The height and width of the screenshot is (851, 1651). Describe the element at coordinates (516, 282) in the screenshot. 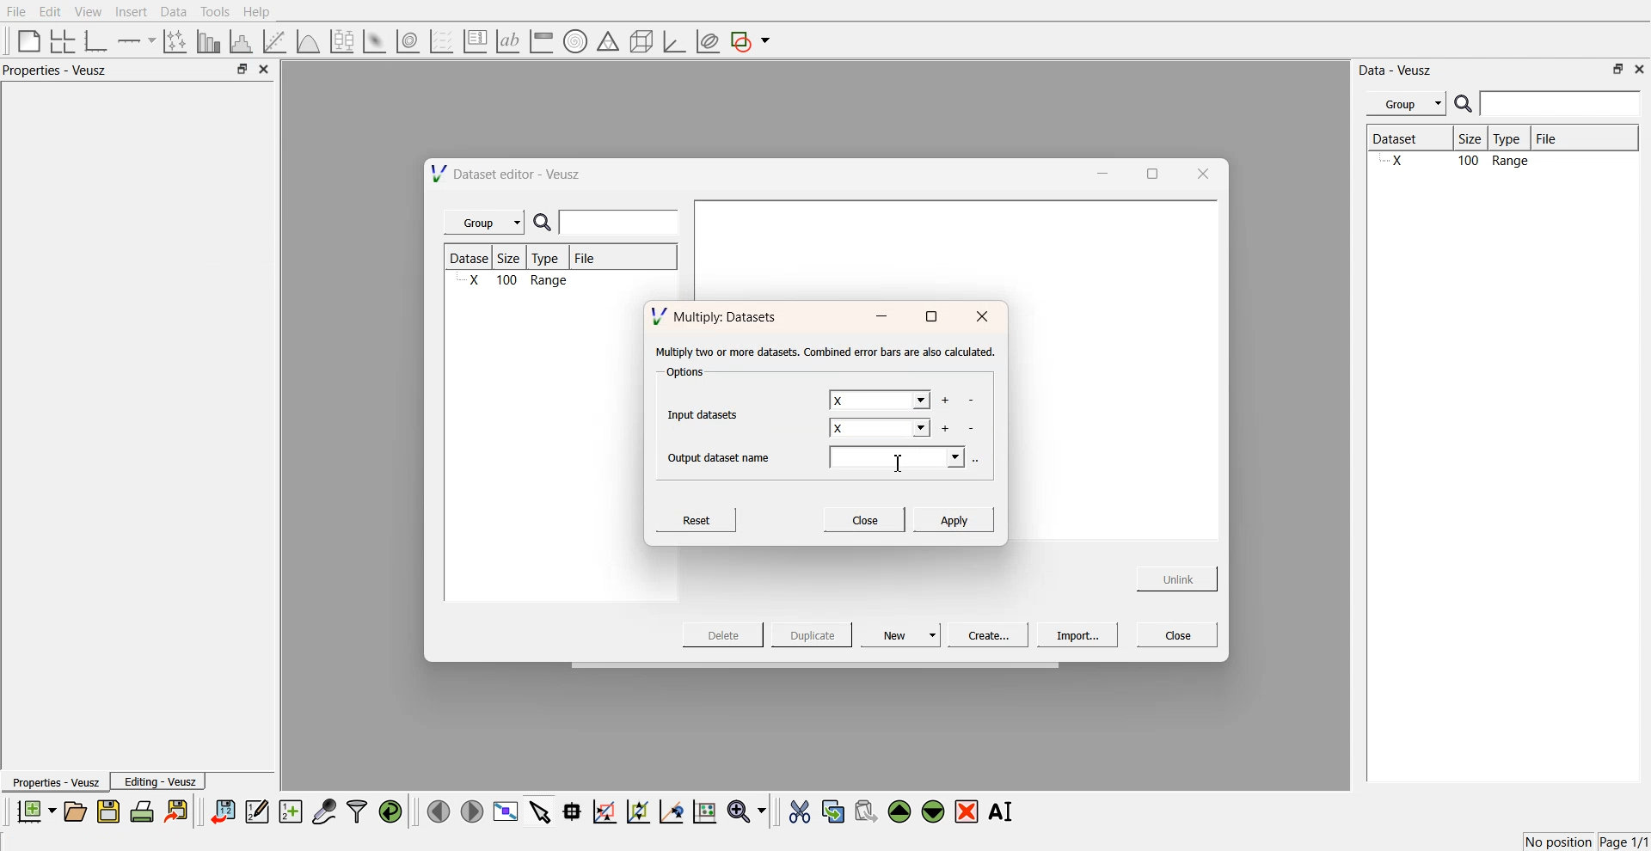

I see `X 100 Range` at that location.